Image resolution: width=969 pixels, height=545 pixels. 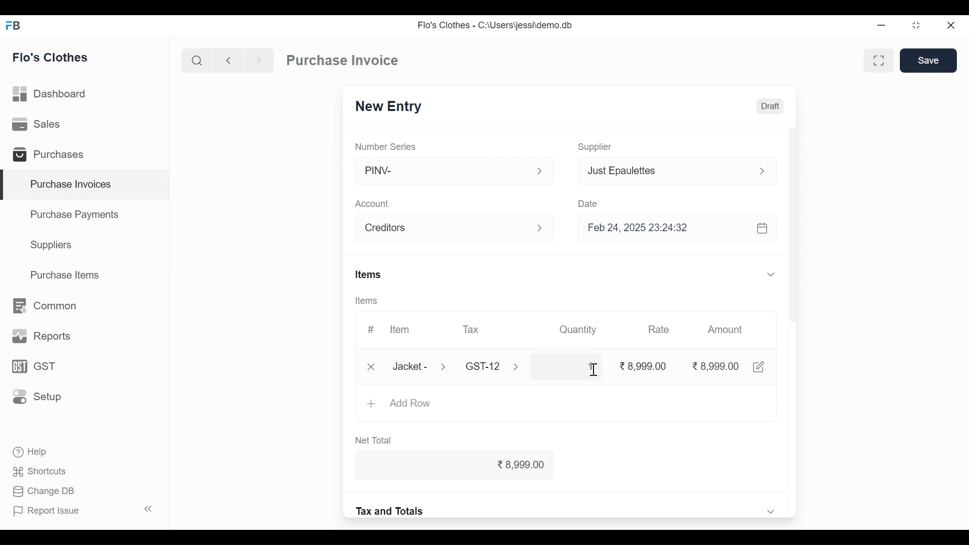 What do you see at coordinates (74, 214) in the screenshot?
I see `Purchase Payments` at bounding box center [74, 214].